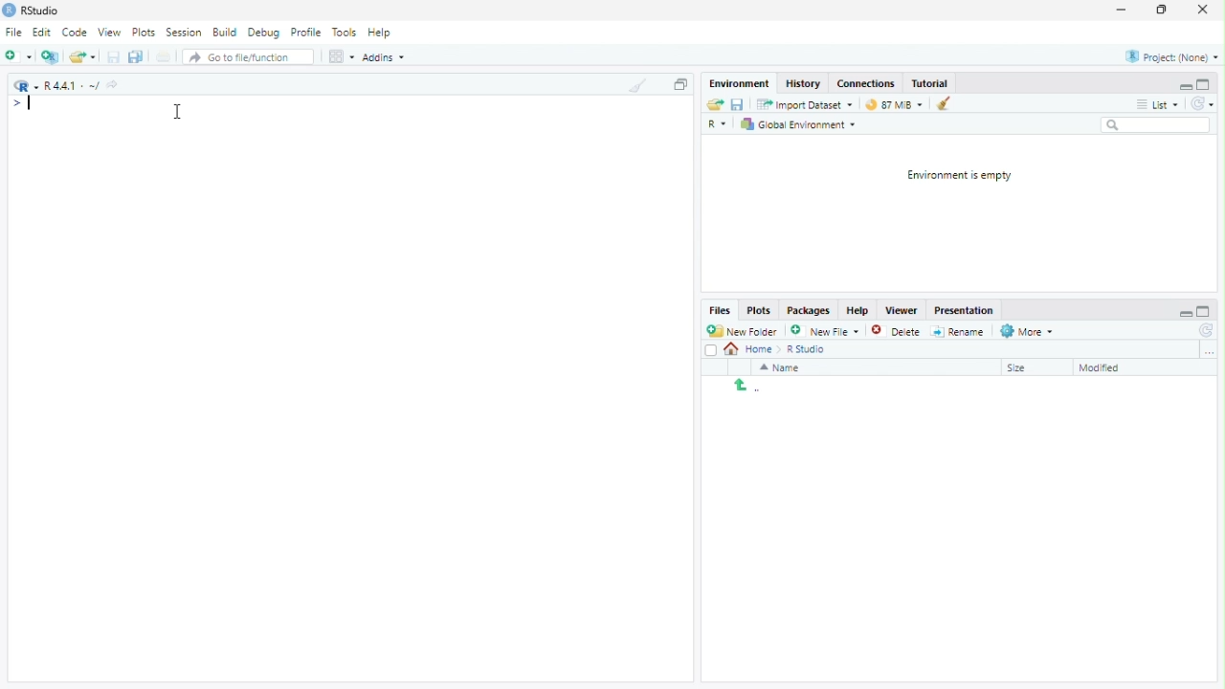 The width and height of the screenshot is (1225, 689). What do you see at coordinates (75, 32) in the screenshot?
I see `Code` at bounding box center [75, 32].